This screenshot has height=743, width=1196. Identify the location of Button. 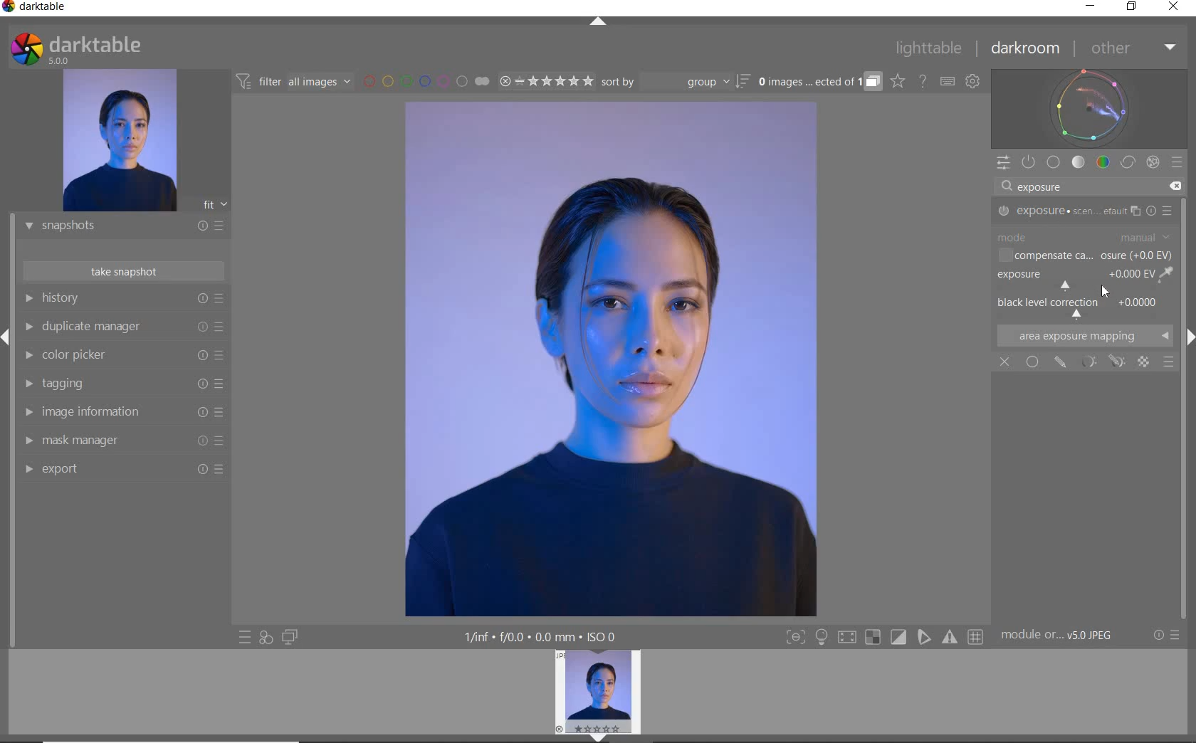
(873, 638).